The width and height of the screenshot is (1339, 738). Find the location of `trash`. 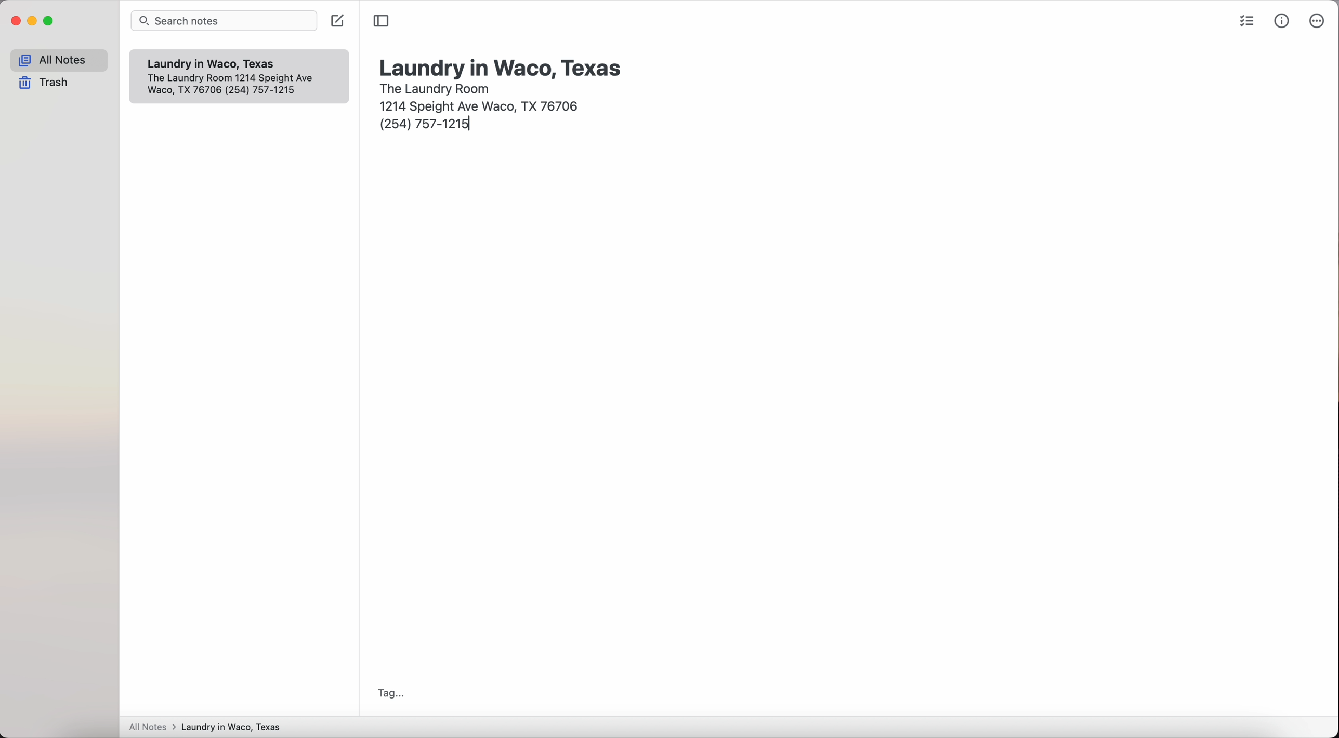

trash is located at coordinates (47, 84).